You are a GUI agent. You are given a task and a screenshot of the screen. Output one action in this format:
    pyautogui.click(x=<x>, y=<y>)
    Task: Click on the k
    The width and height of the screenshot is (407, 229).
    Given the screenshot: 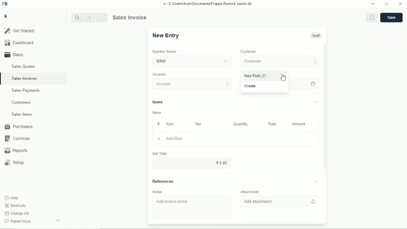 What is the action you would take?
    pyautogui.click(x=6, y=16)
    